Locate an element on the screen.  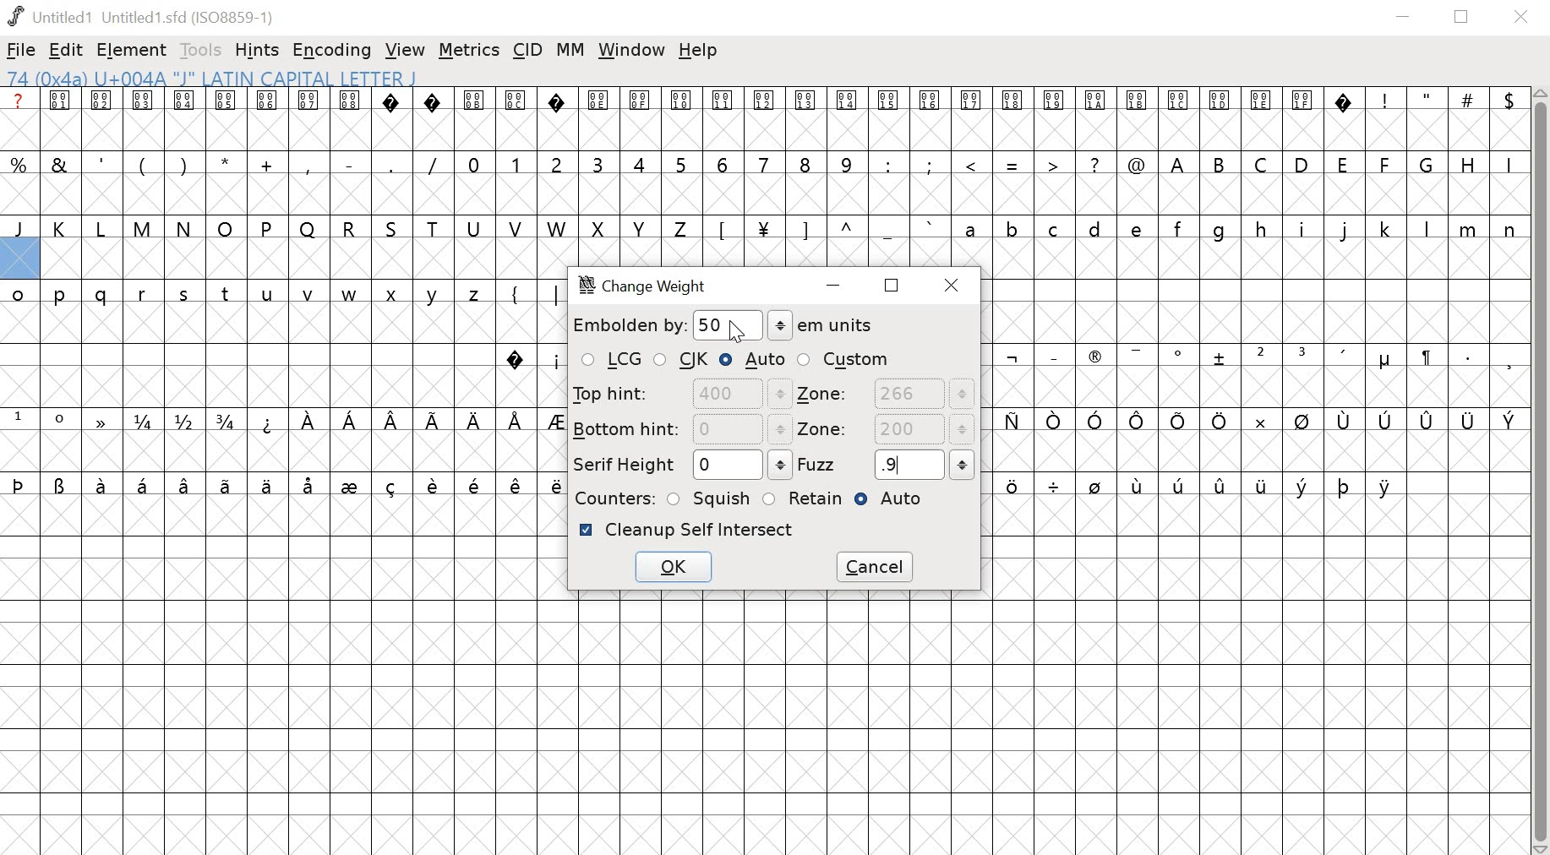
FUZZ is located at coordinates (887, 464).